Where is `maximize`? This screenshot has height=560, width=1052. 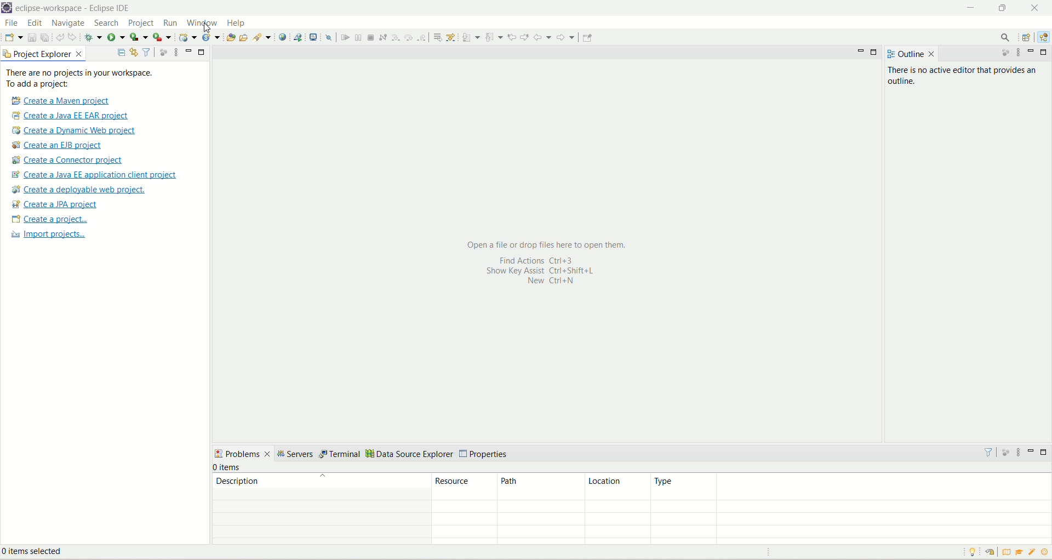
maximize is located at coordinates (876, 53).